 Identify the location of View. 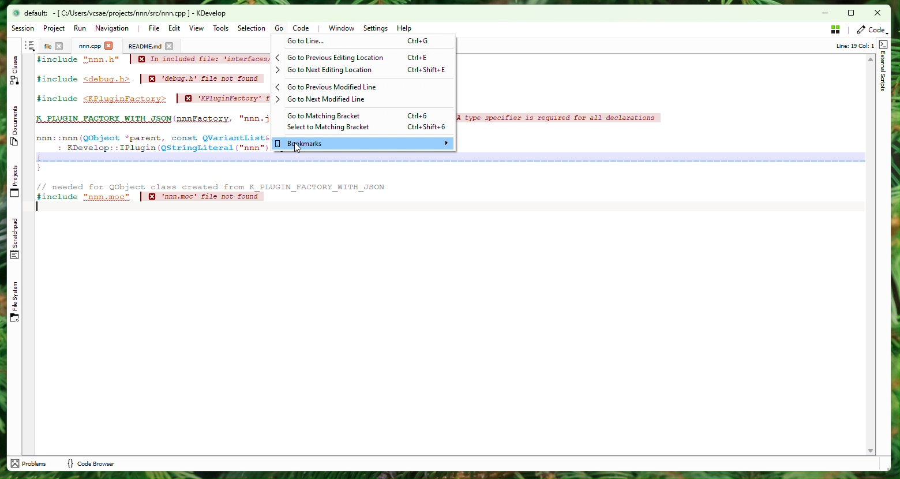
(197, 28).